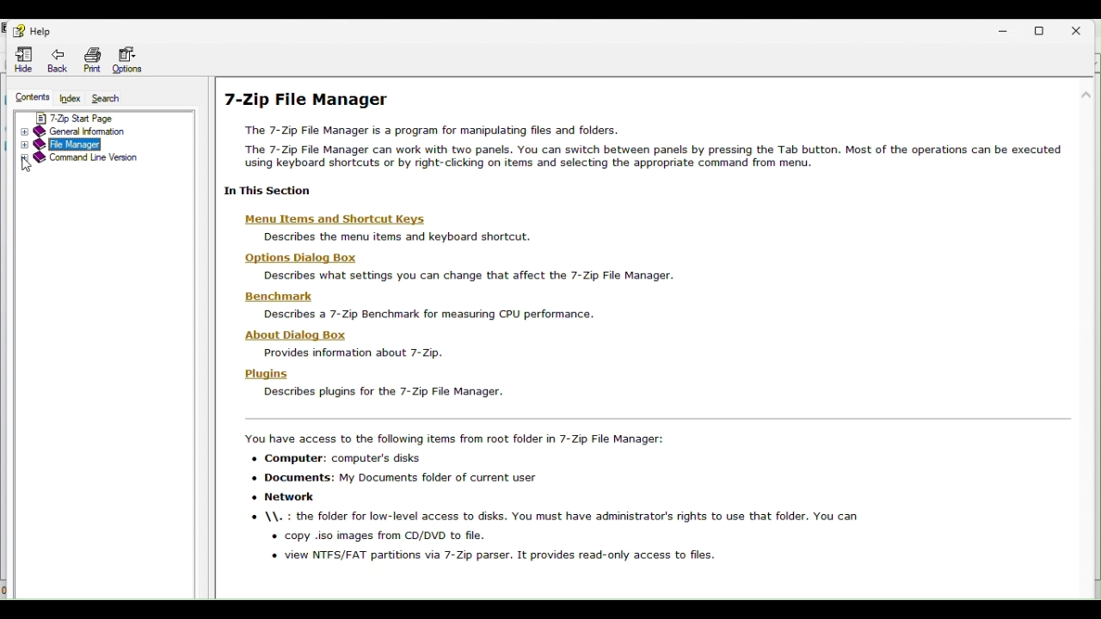 Image resolution: width=1101 pixels, height=619 pixels. I want to click on Cursor, so click(29, 165).